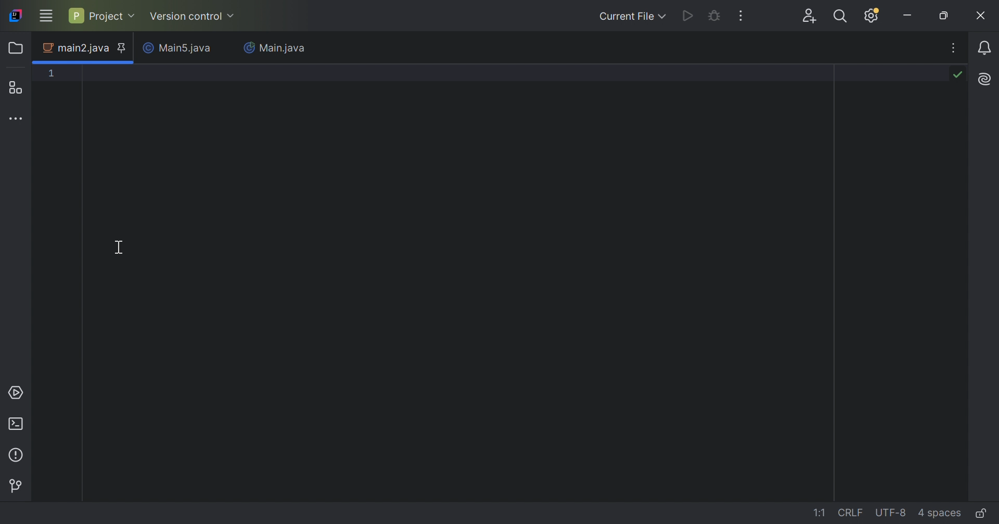 The image size is (999, 524). Describe the element at coordinates (908, 16) in the screenshot. I see `Minimize` at that location.